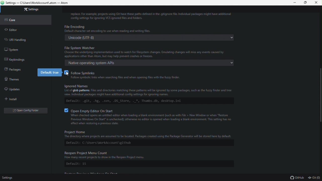 This screenshot has width=322, height=181. Describe the element at coordinates (149, 159) in the screenshot. I see `Reopen project menu count` at that location.